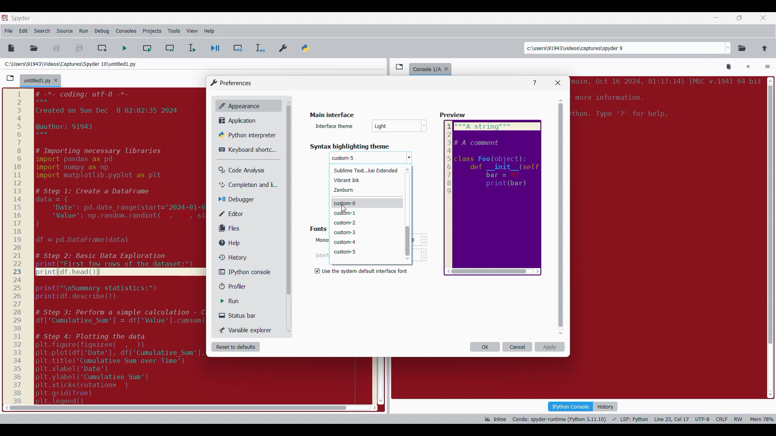  What do you see at coordinates (518, 347) in the screenshot?
I see `Cancel` at bounding box center [518, 347].